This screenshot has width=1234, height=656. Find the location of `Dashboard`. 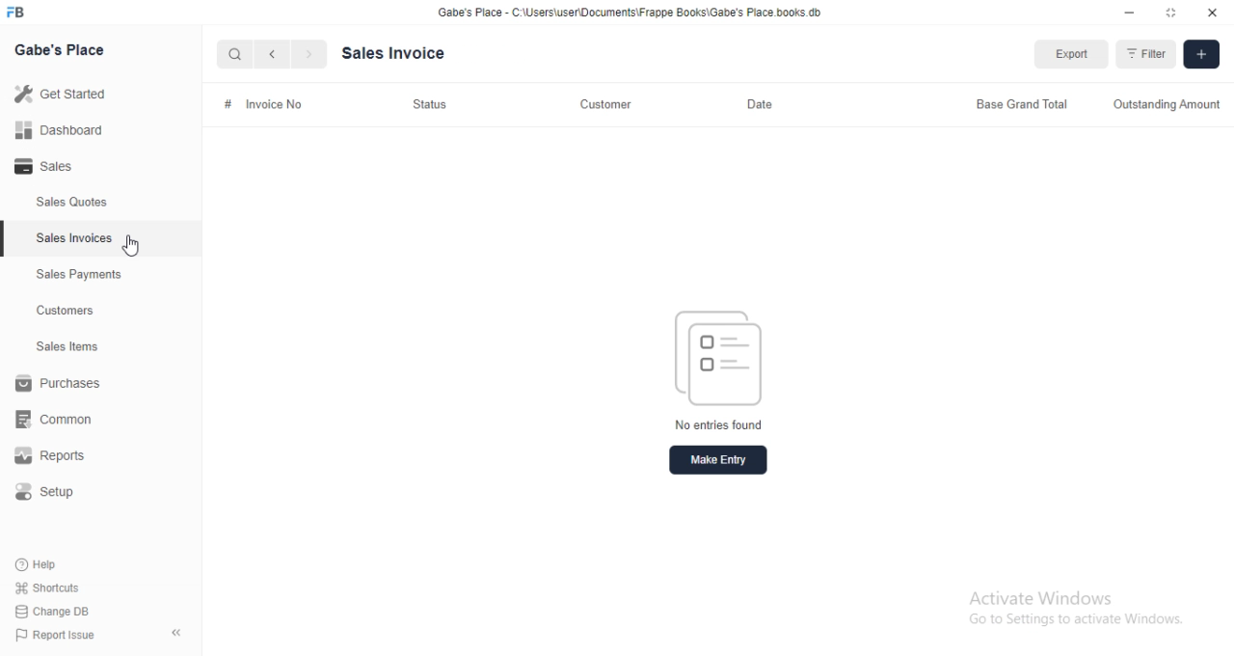

Dashboard is located at coordinates (59, 130).